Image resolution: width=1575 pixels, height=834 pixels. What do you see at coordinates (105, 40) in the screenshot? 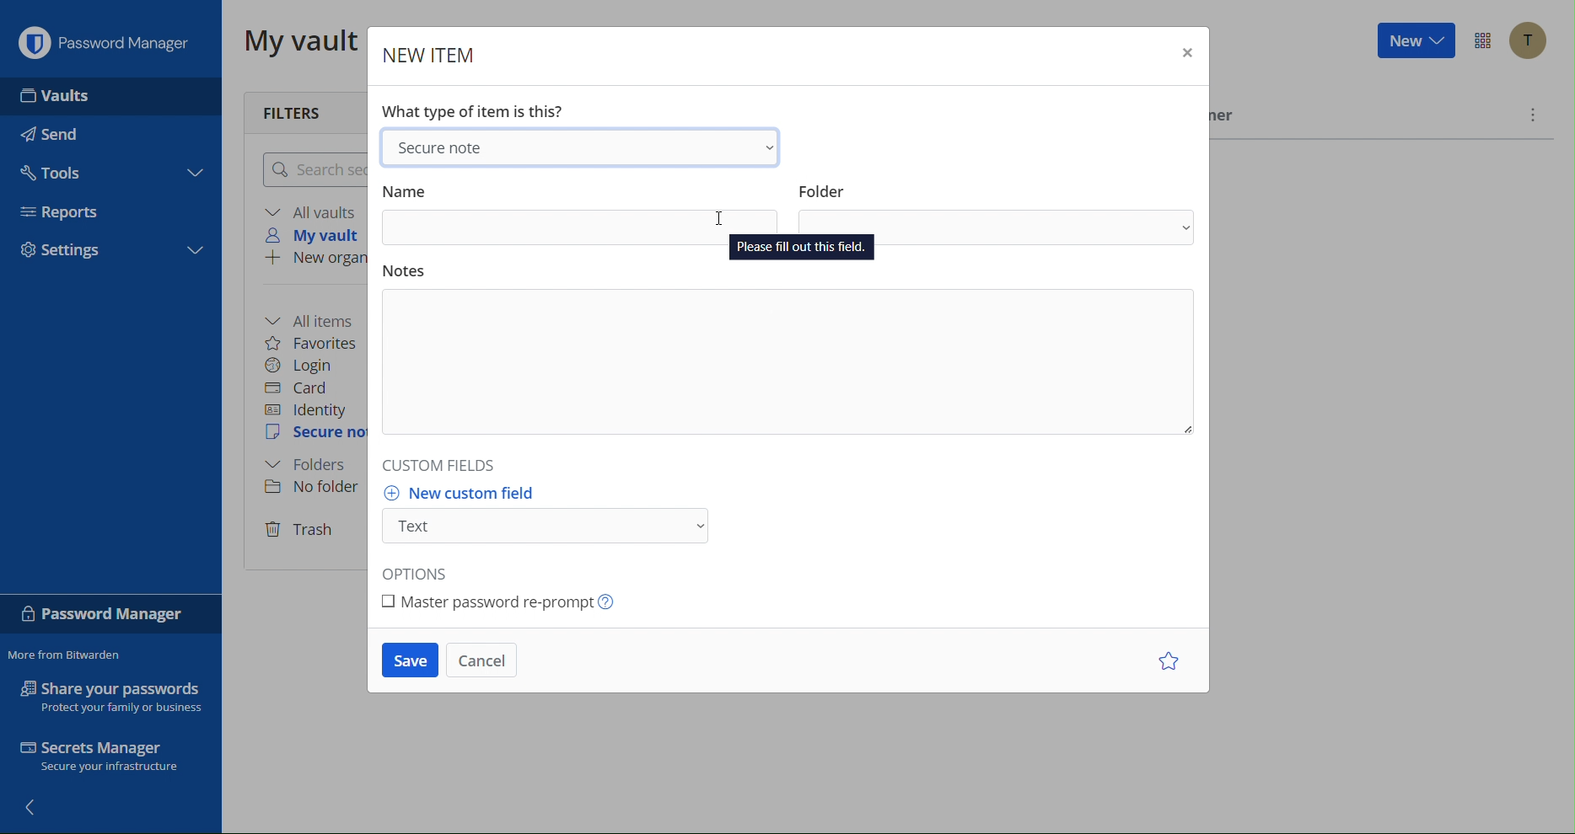
I see `Password Manager` at bounding box center [105, 40].